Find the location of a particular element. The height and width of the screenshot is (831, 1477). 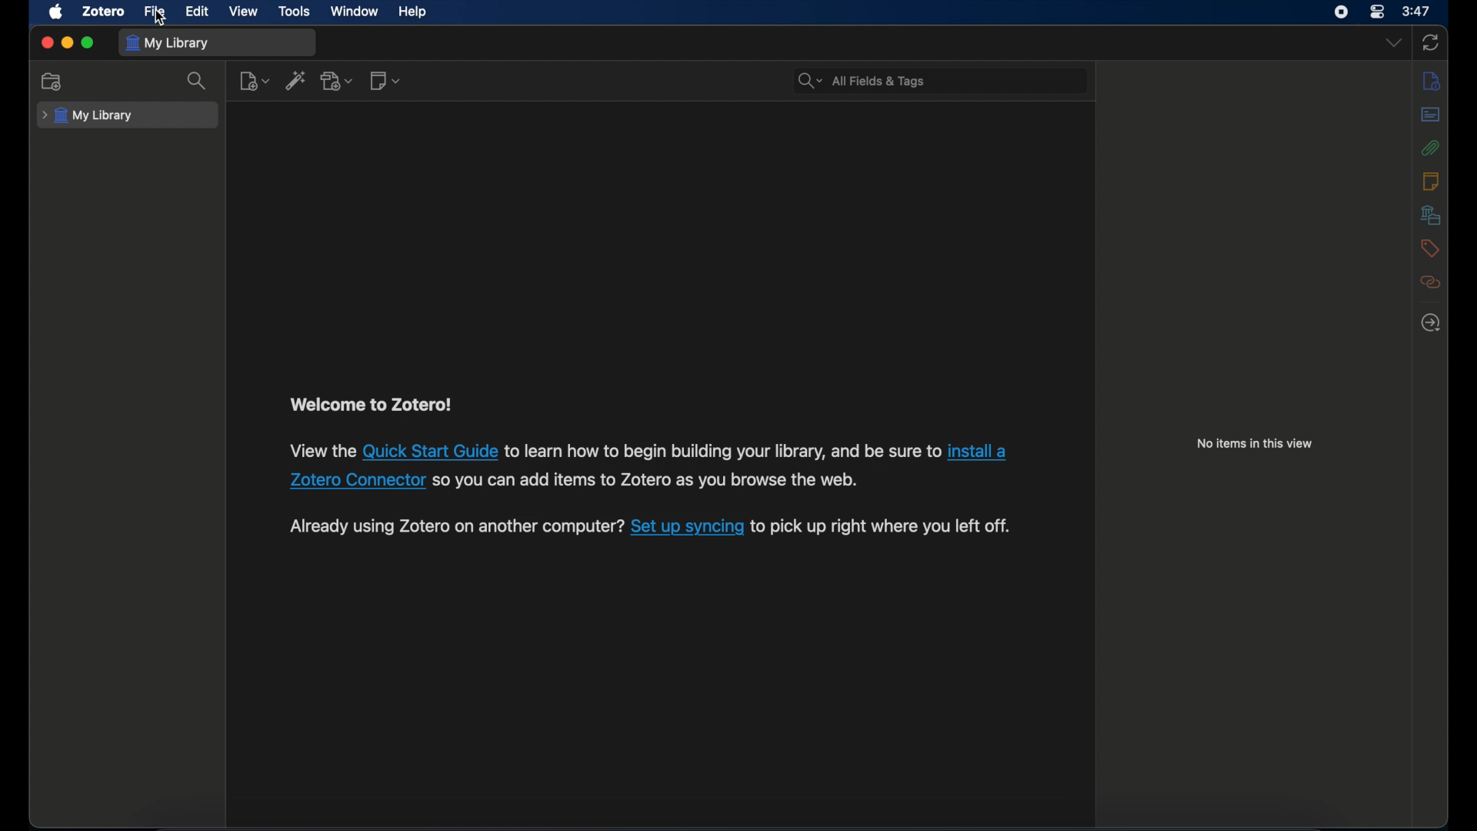

text is located at coordinates (649, 482).